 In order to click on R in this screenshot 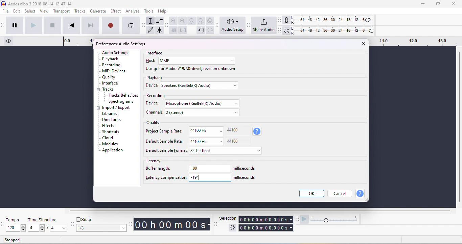, I will do `click(293, 23)`.